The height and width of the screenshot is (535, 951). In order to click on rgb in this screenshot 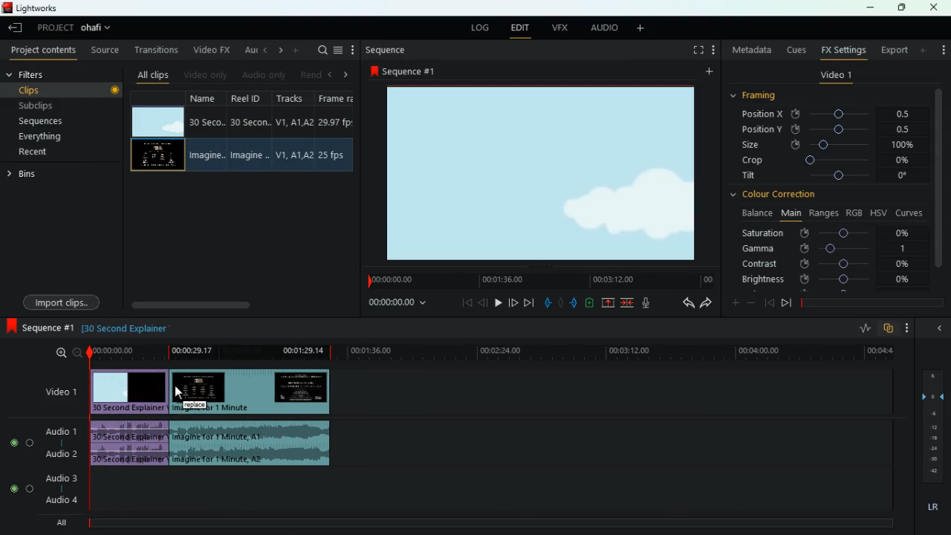, I will do `click(854, 212)`.